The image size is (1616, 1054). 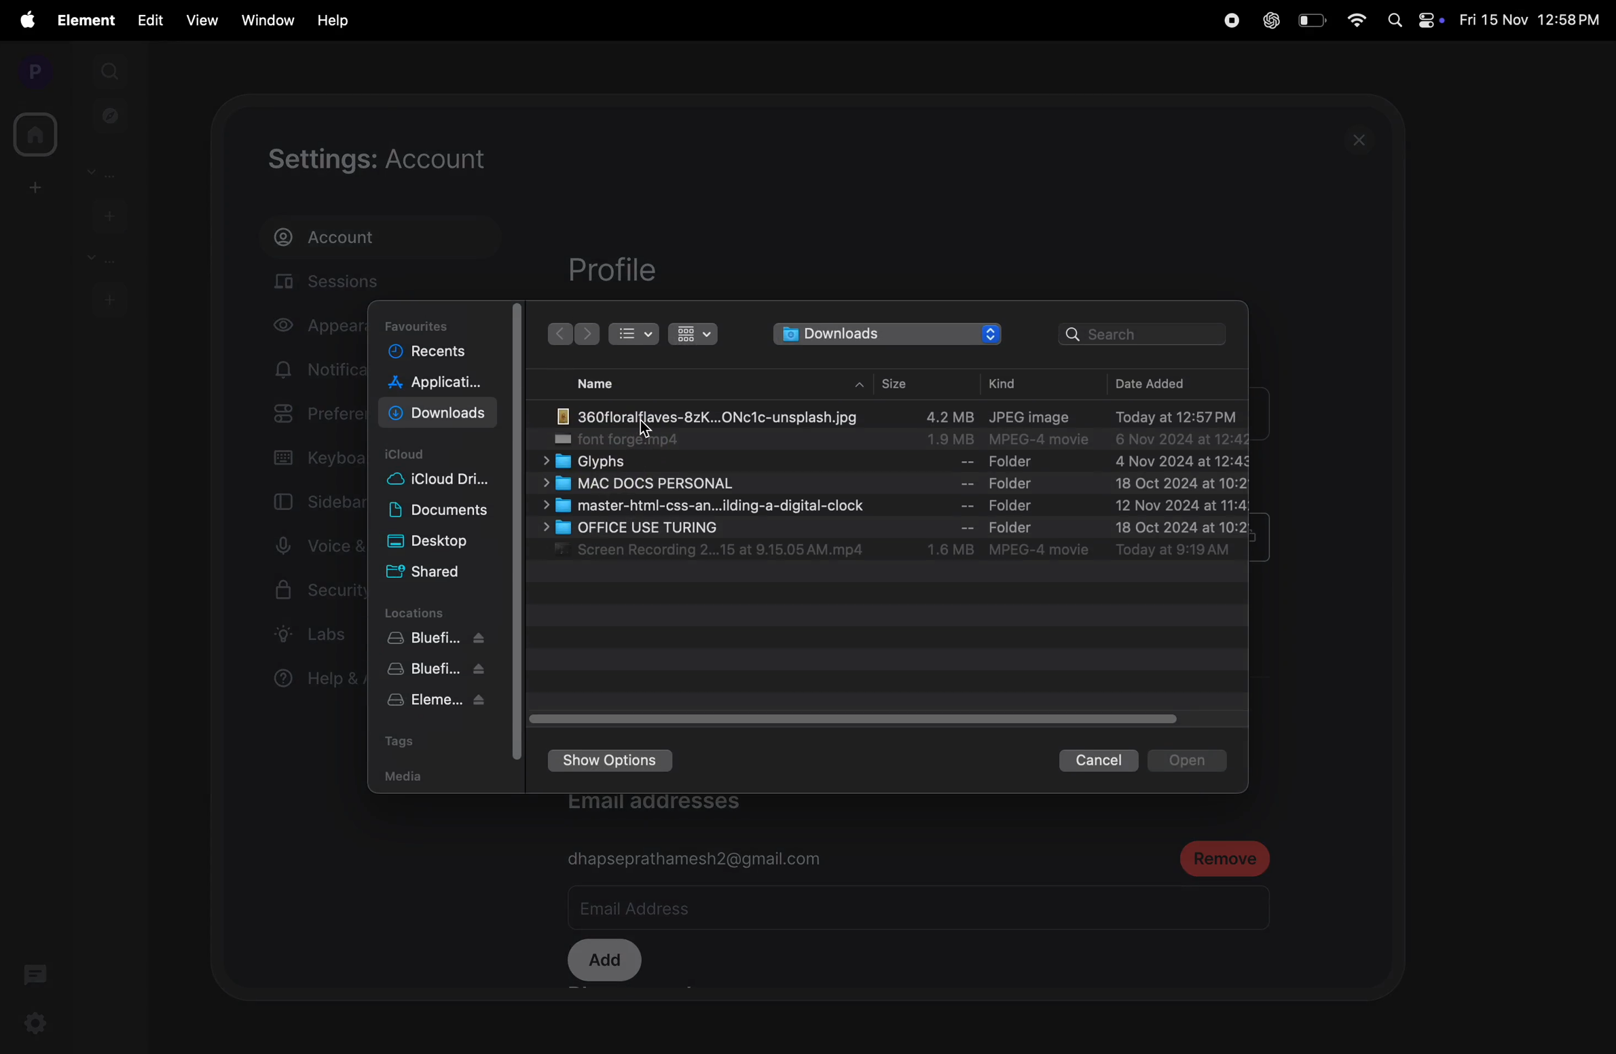 I want to click on profile, so click(x=612, y=270).